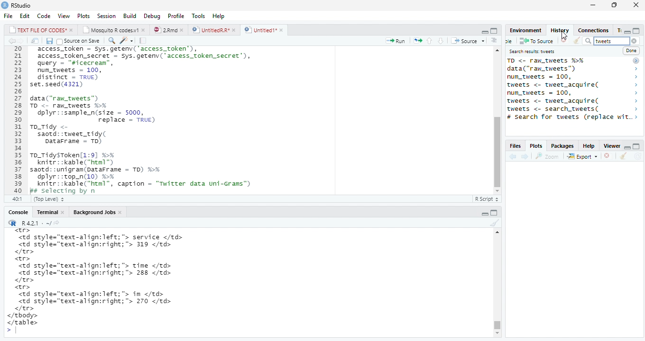 The height and width of the screenshot is (341, 645). I want to click on scrollbar, so click(641, 96).